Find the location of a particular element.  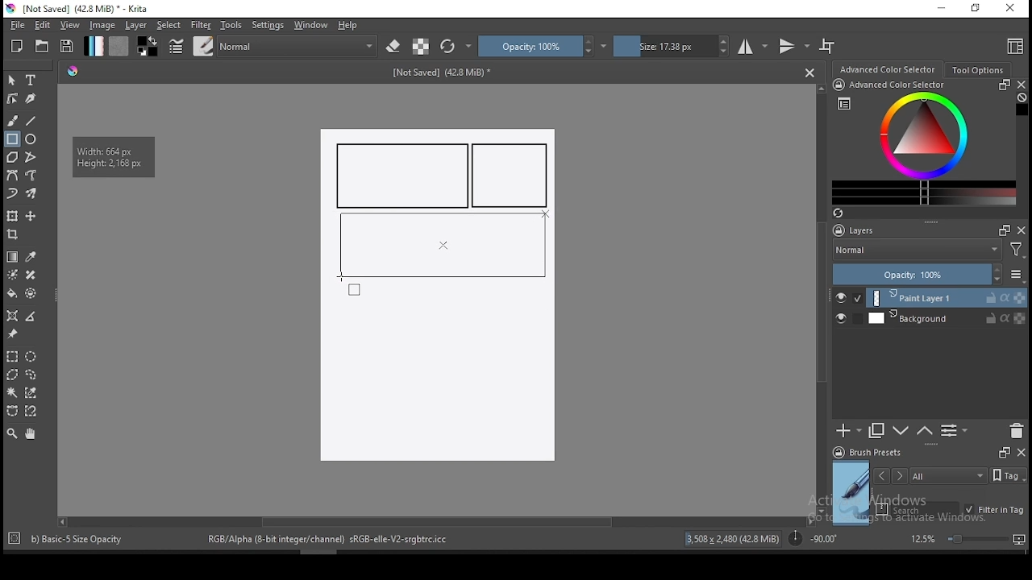

gradient fill is located at coordinates (94, 46).